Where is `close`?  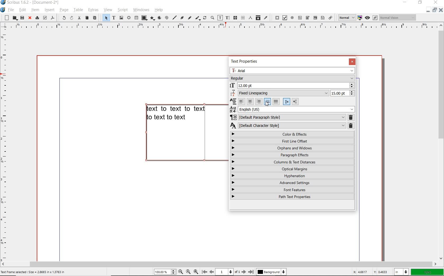 close is located at coordinates (30, 18).